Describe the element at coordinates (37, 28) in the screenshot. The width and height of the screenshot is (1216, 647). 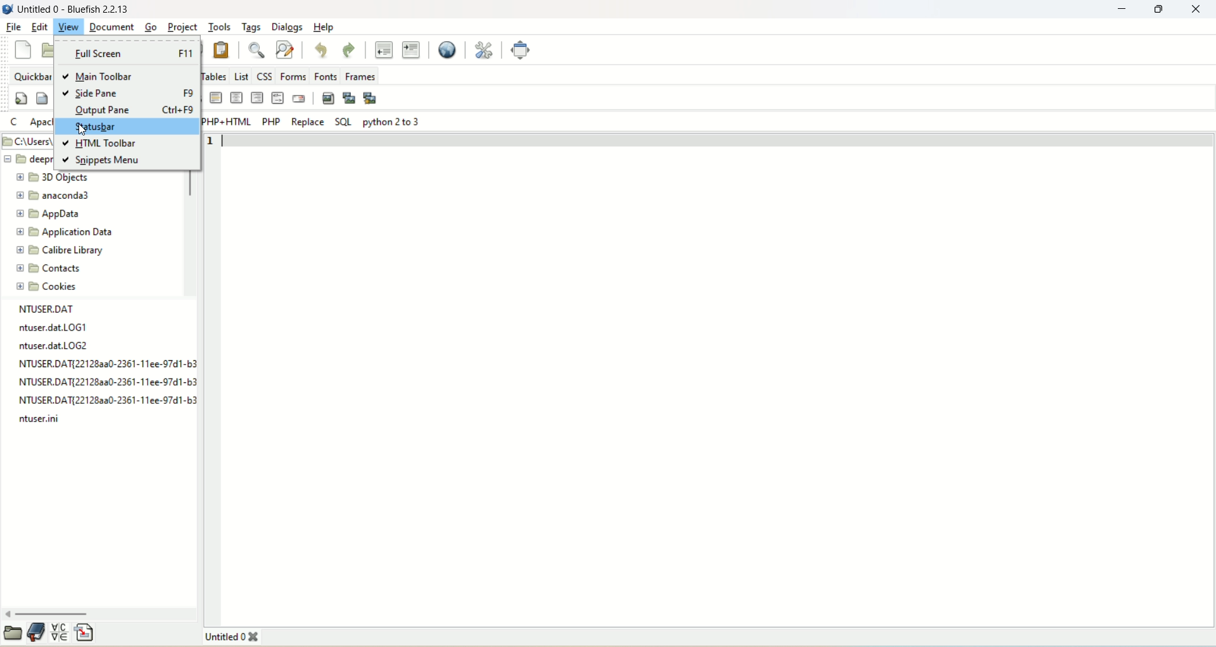
I see `edit` at that location.